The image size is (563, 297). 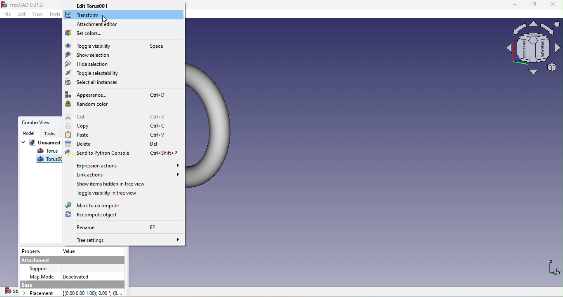 I want to click on Toggle selectability, so click(x=94, y=74).